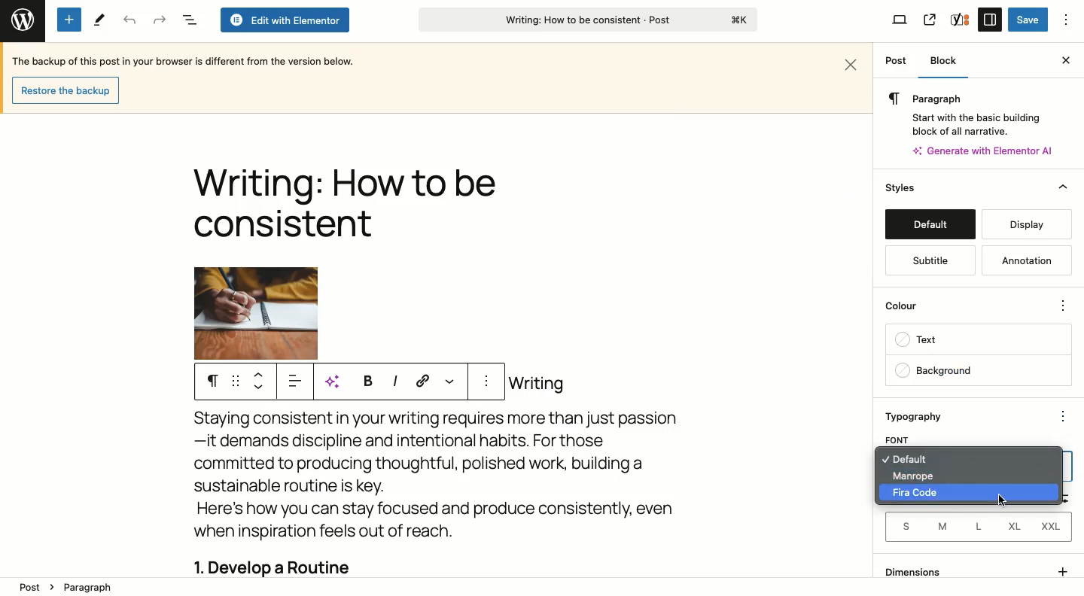 Image resolution: width=1084 pixels, height=596 pixels. Describe the element at coordinates (297, 384) in the screenshot. I see `Align` at that location.